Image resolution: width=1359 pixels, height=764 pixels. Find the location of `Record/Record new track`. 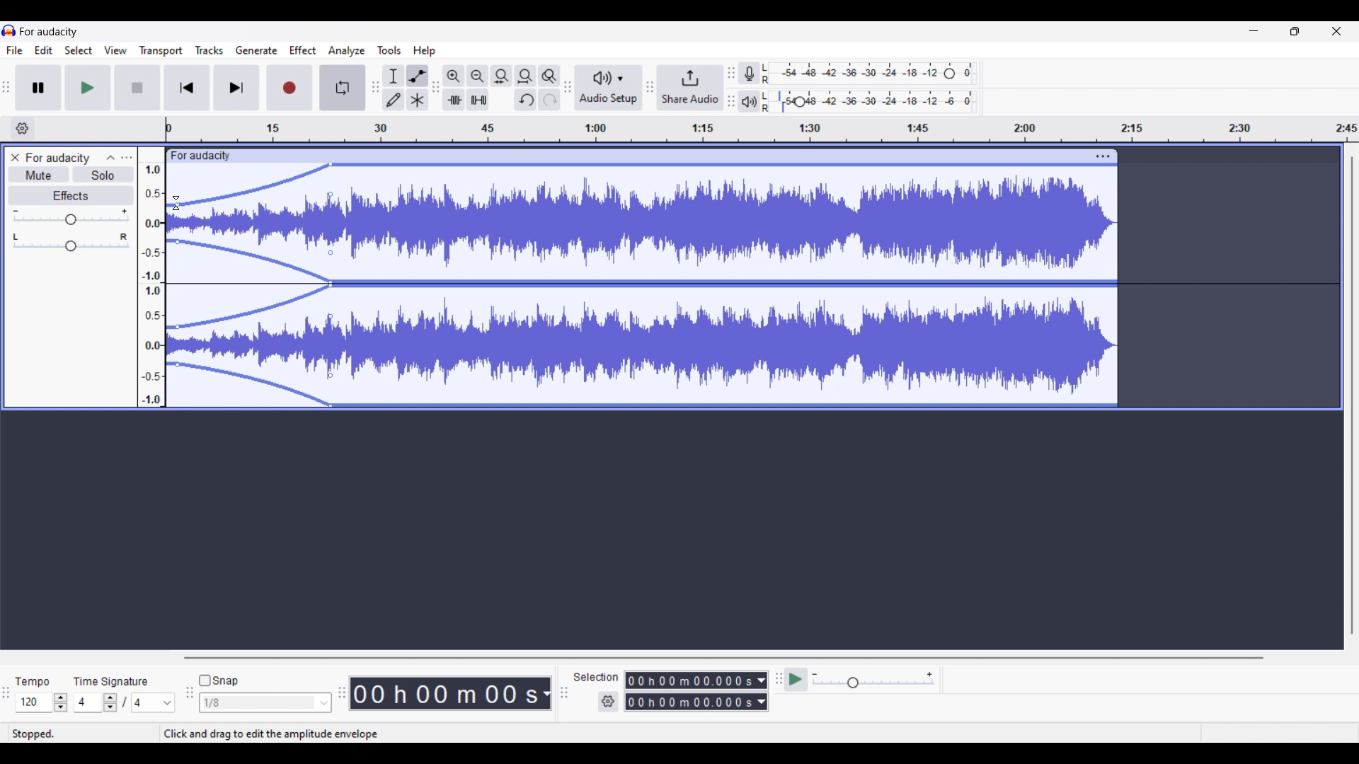

Record/Record new track is located at coordinates (290, 88).